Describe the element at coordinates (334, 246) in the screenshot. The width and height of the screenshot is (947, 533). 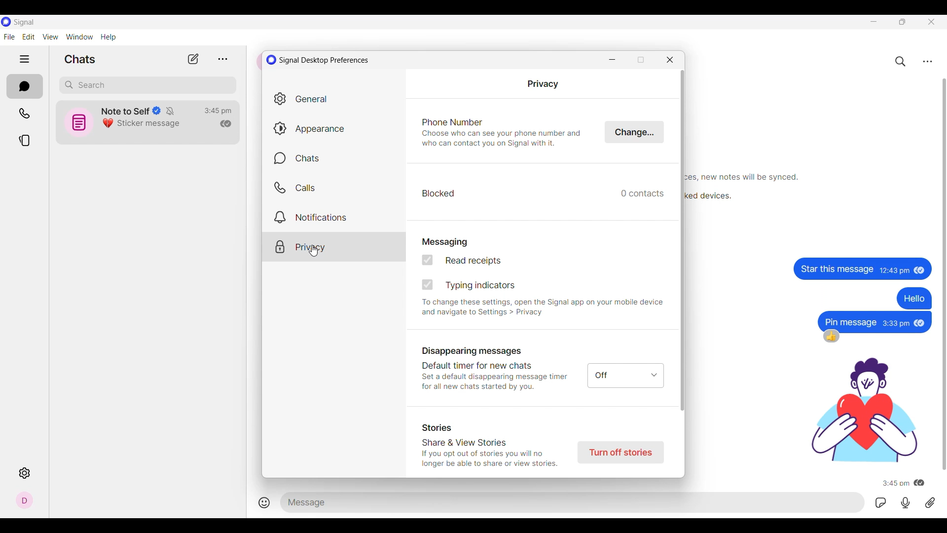
I see `Privacy settings` at that location.